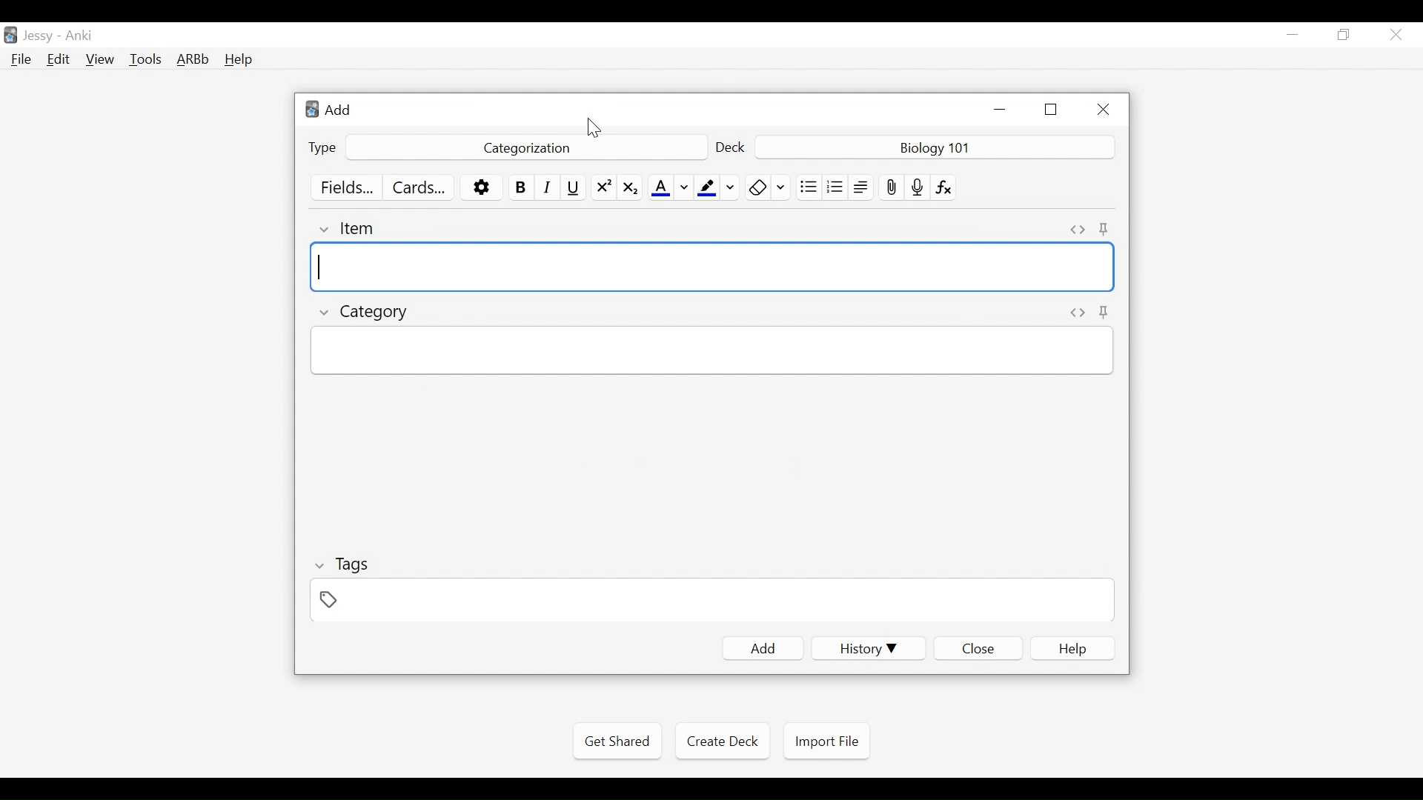  I want to click on Equation, so click(945, 187).